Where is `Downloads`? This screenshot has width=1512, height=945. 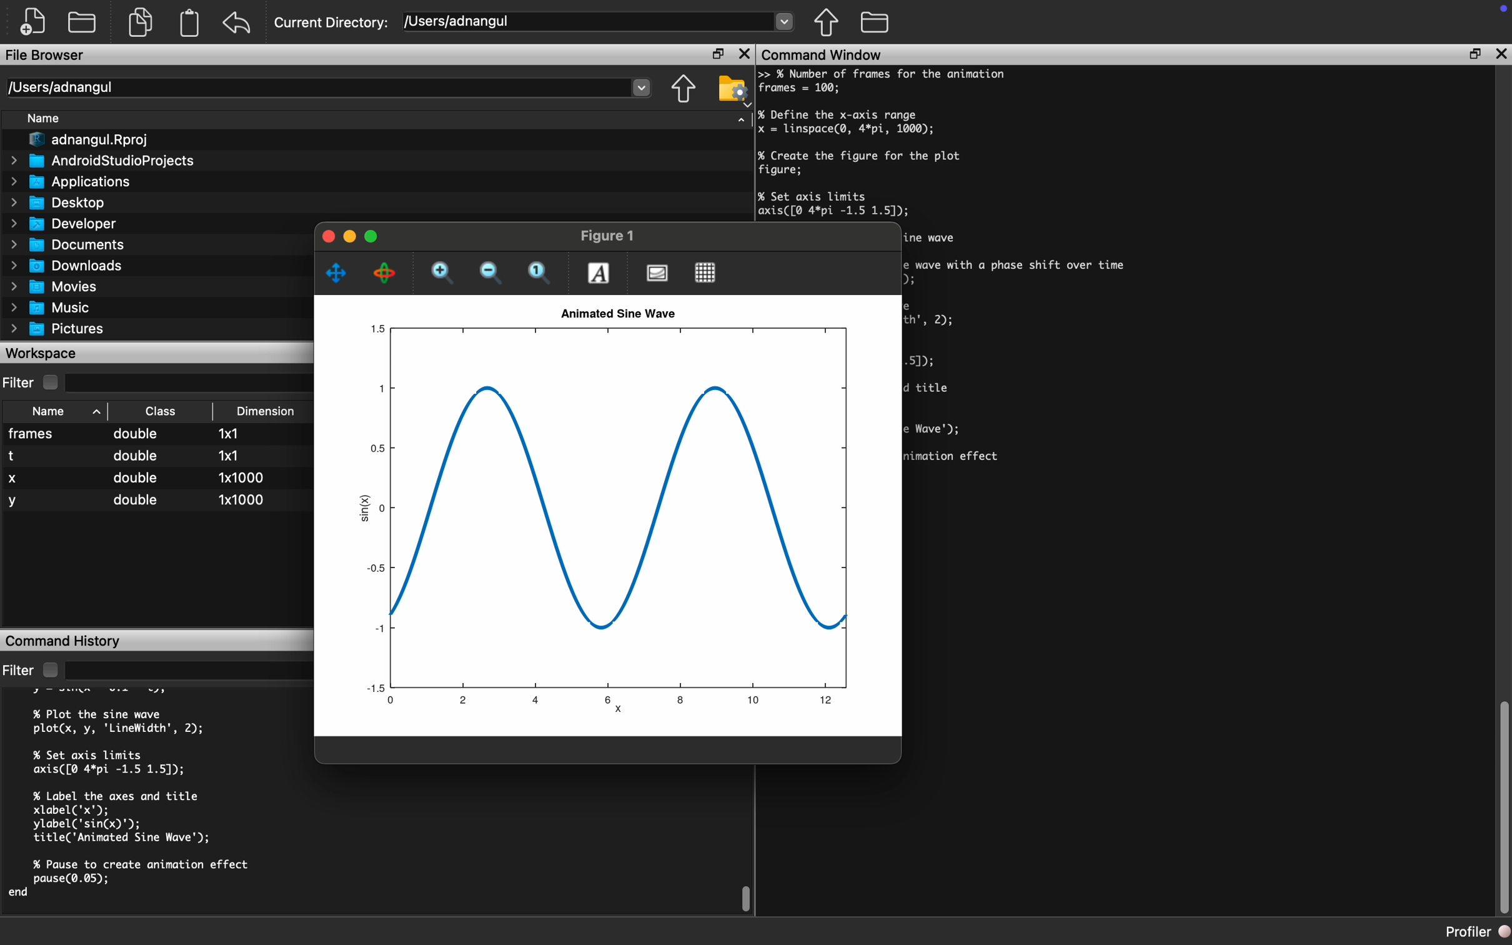
Downloads is located at coordinates (68, 267).